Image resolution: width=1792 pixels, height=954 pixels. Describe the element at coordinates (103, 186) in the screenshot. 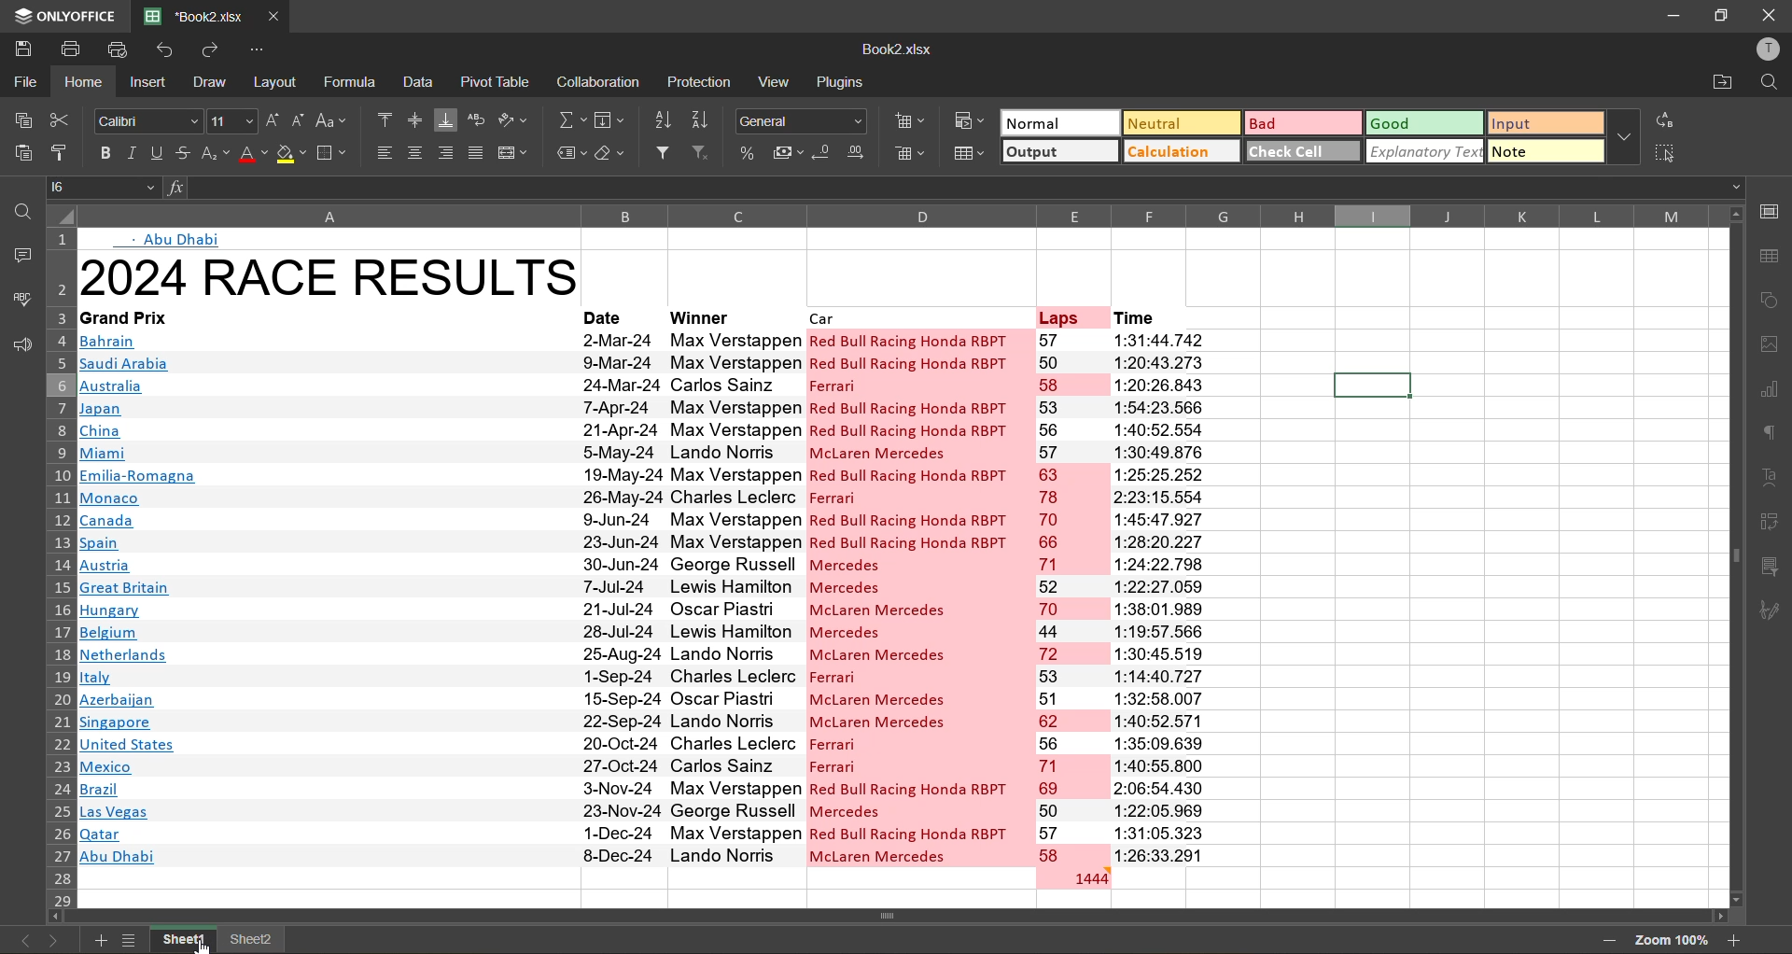

I see `cell address` at that location.